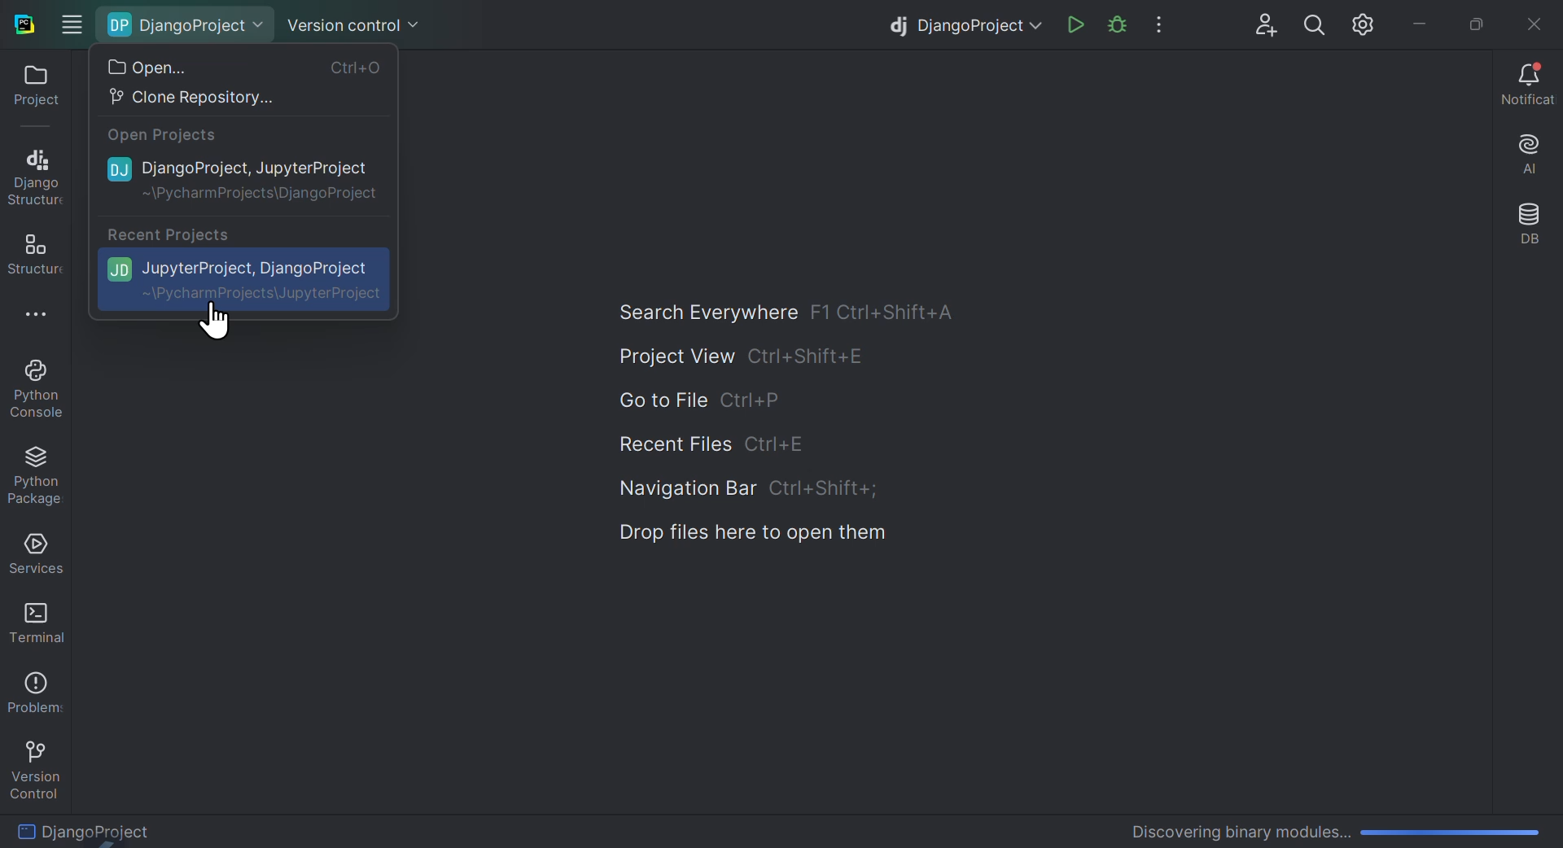 This screenshot has height=848, width=1563. What do you see at coordinates (31, 621) in the screenshot?
I see `Terminal` at bounding box center [31, 621].